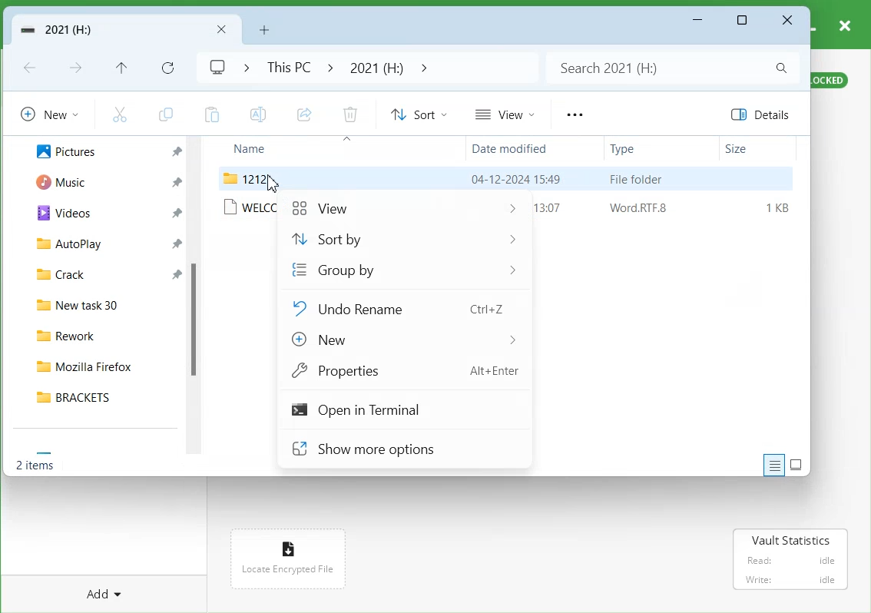 The width and height of the screenshot is (871, 613). Describe the element at coordinates (176, 182) in the screenshot. I see `Pin a file` at that location.